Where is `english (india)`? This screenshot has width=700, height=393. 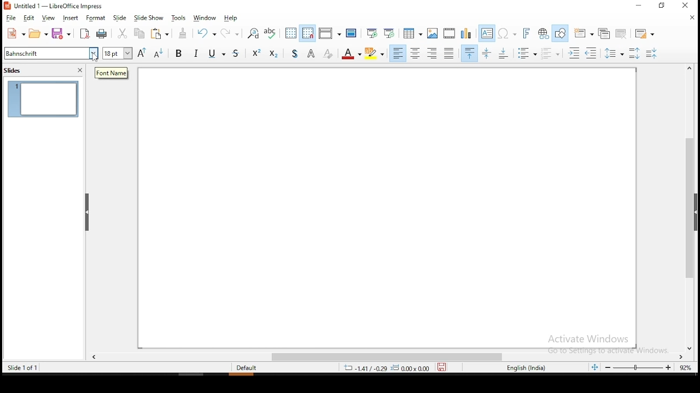 english (india) is located at coordinates (526, 368).